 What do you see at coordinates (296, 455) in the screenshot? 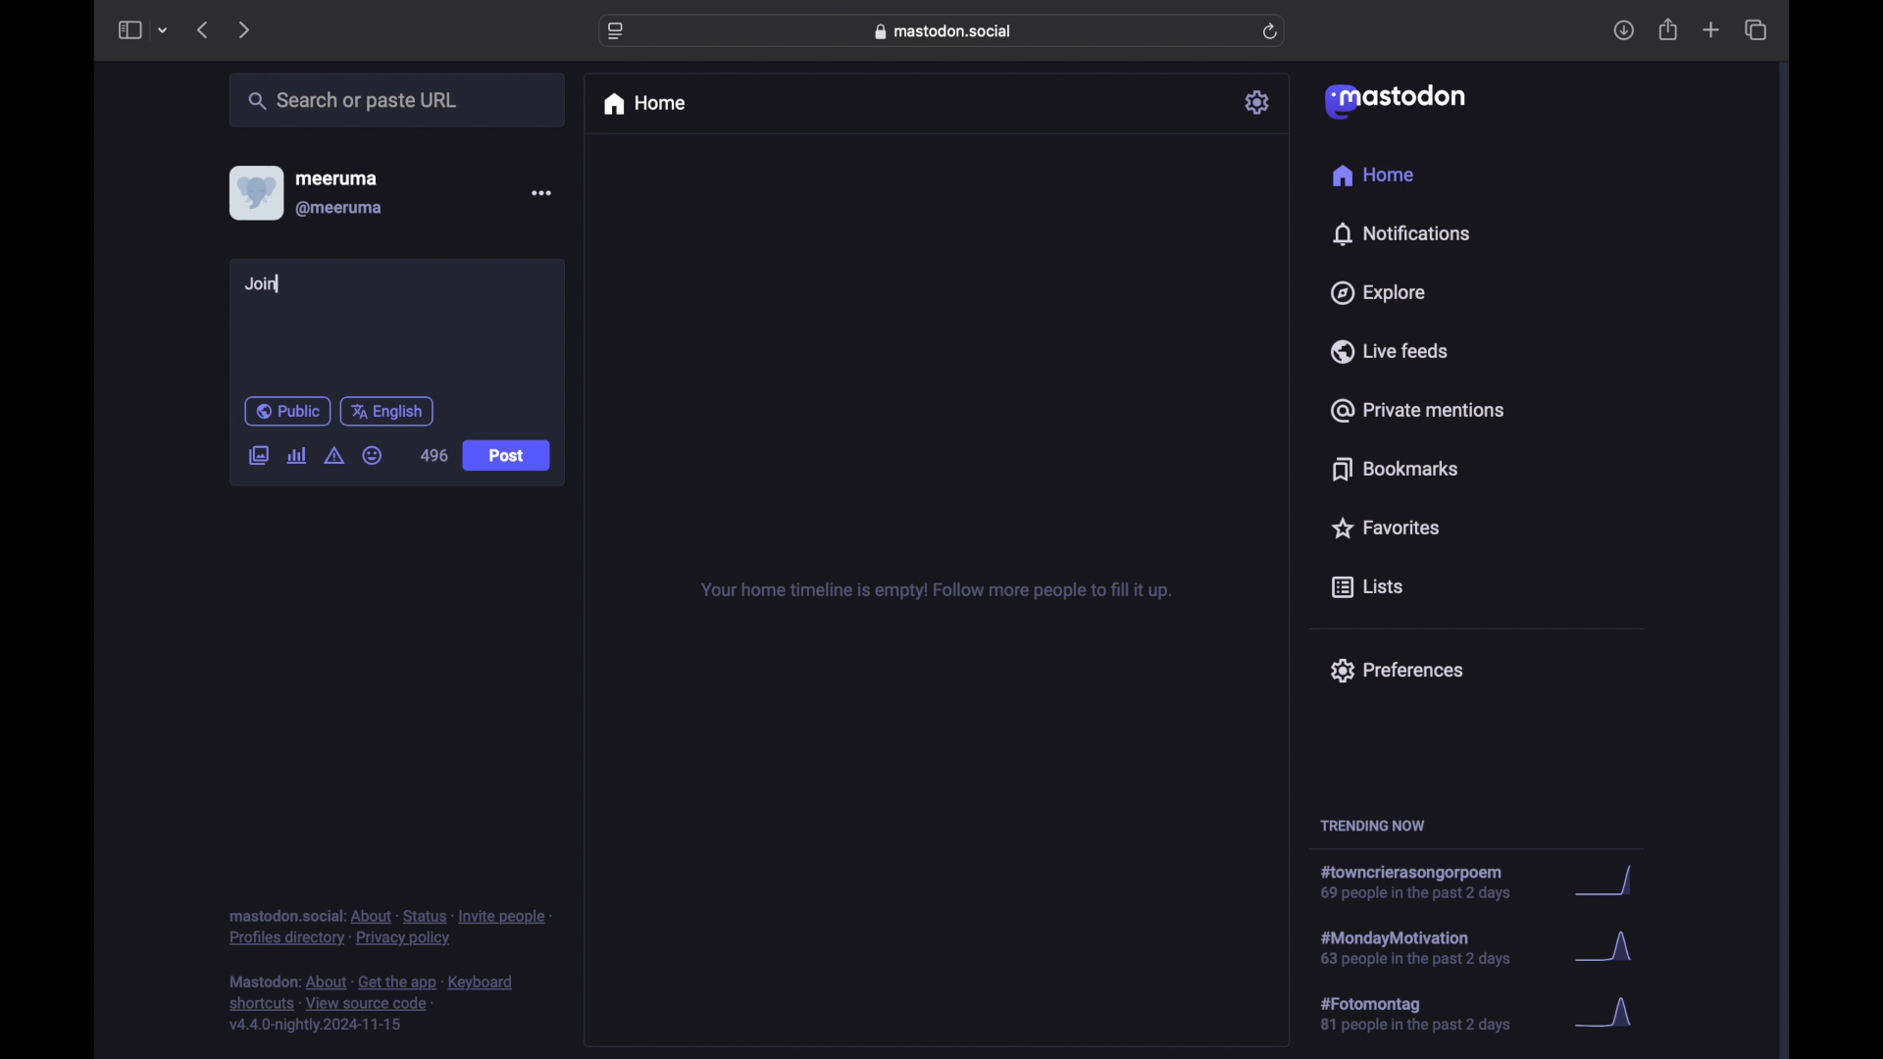
I see `add  poll` at bounding box center [296, 455].